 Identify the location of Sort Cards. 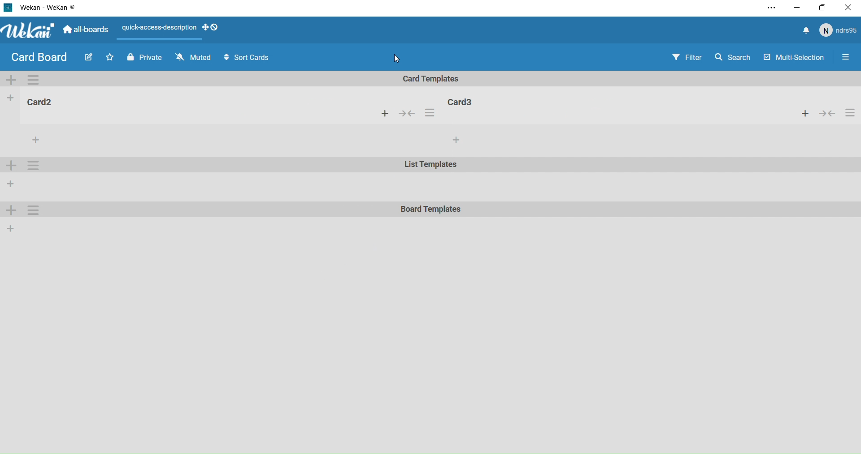
(249, 59).